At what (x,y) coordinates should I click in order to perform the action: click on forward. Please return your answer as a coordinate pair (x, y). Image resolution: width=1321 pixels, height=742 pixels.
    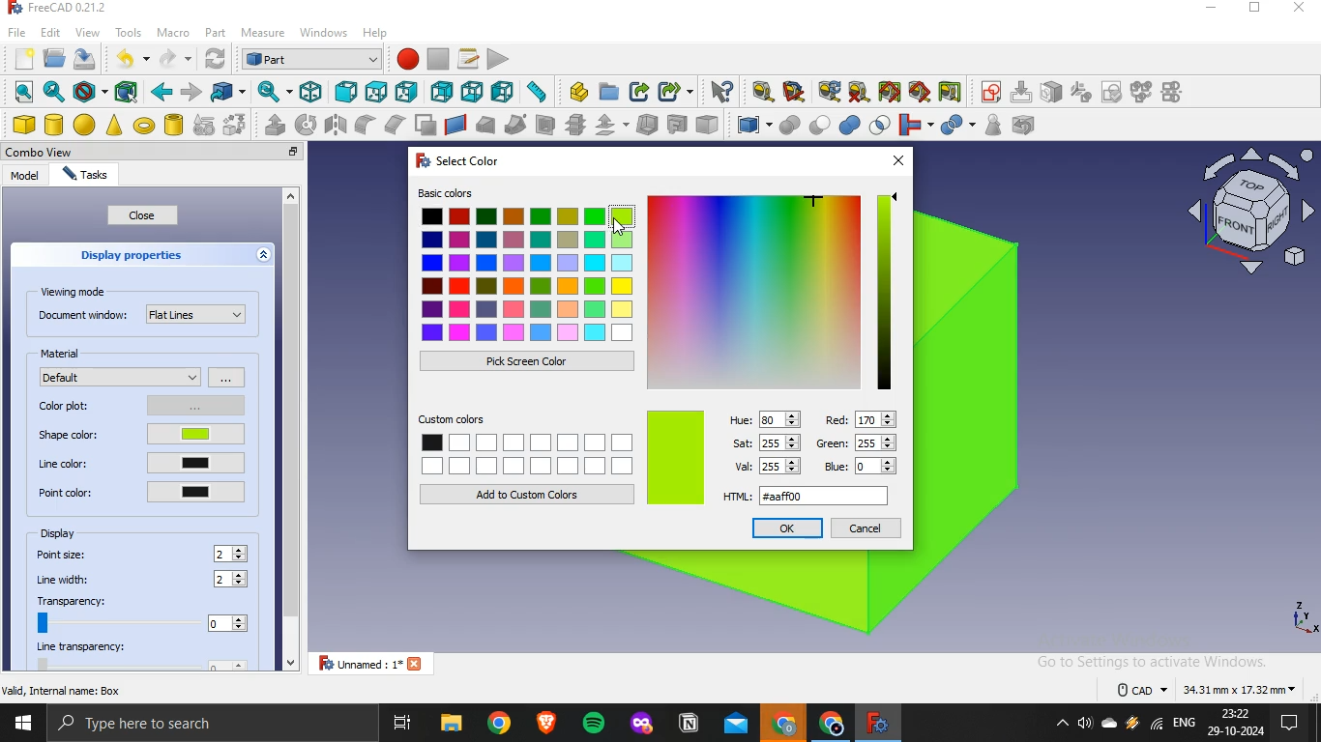
    Looking at the image, I should click on (191, 92).